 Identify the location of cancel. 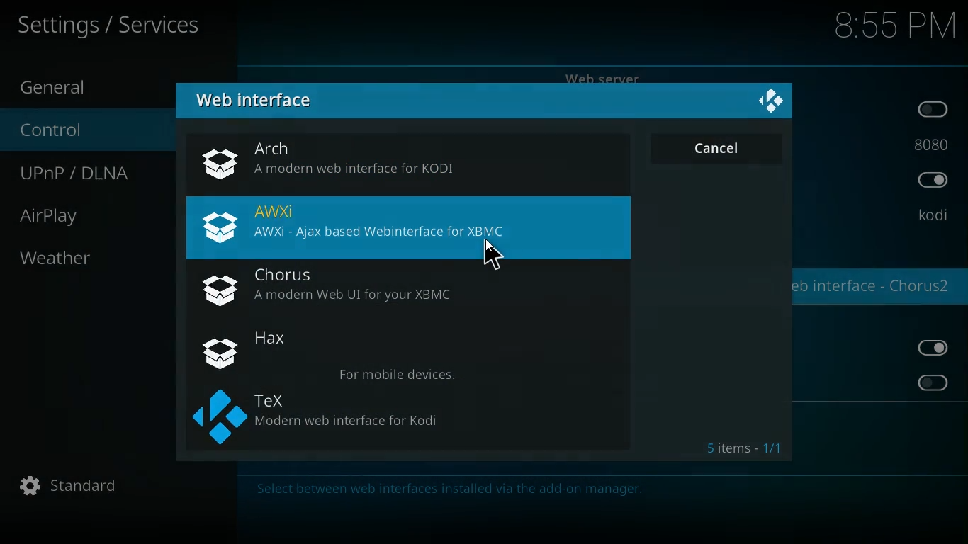
(716, 147).